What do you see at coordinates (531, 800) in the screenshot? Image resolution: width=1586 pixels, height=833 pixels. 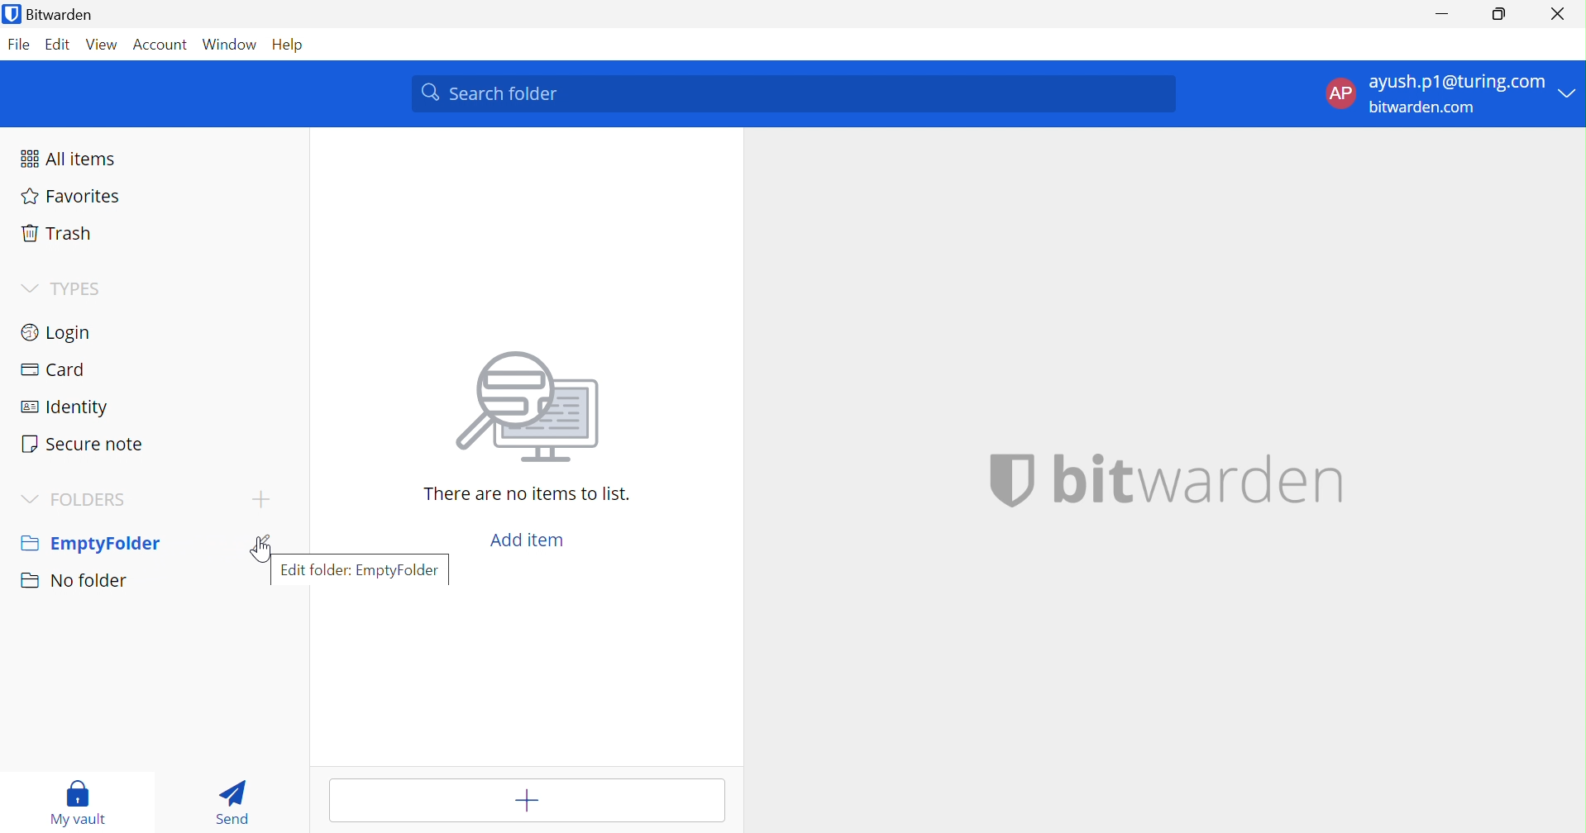 I see `Add item` at bounding box center [531, 800].